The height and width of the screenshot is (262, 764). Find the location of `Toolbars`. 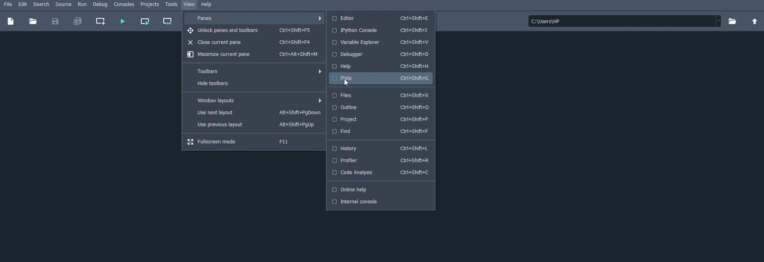

Toolbars is located at coordinates (257, 70).